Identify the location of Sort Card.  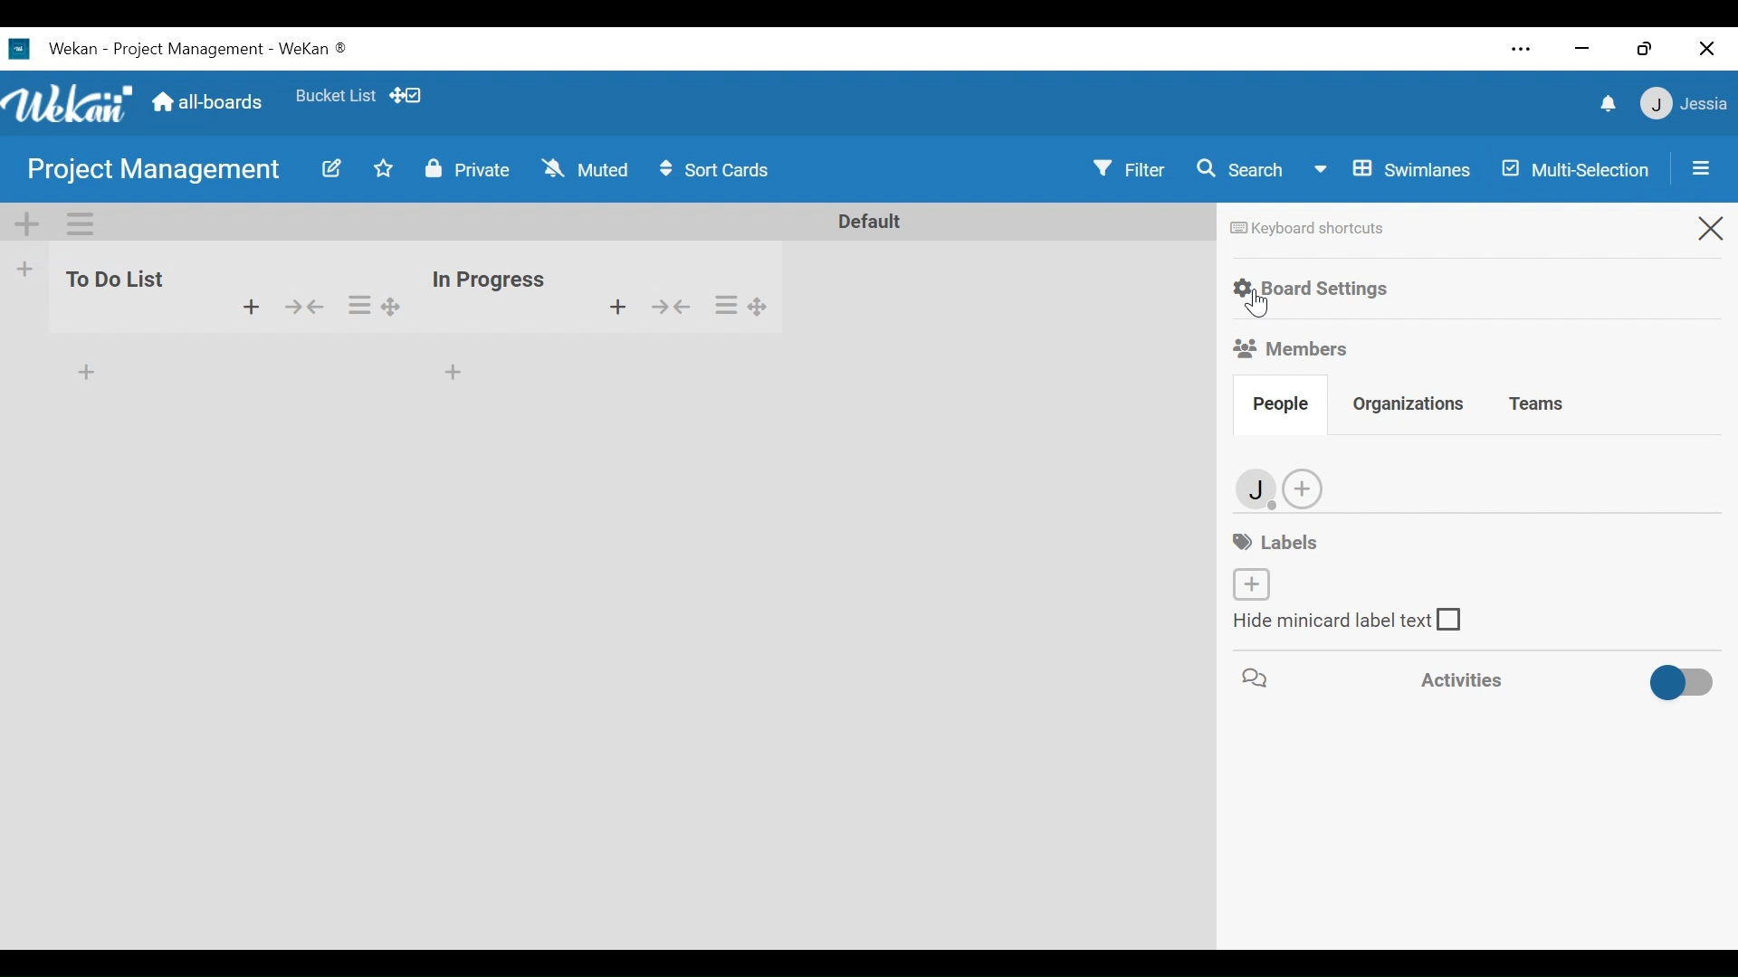
(723, 170).